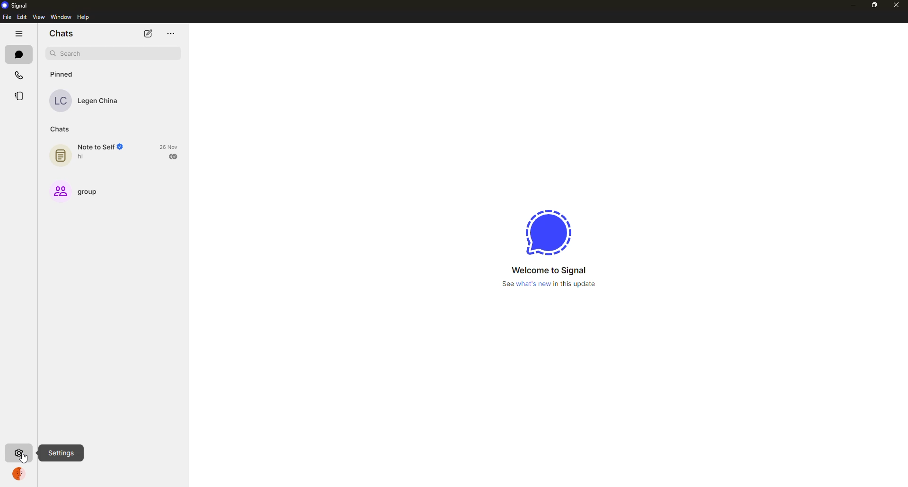 The width and height of the screenshot is (908, 487). What do you see at coordinates (70, 53) in the screenshot?
I see `search` at bounding box center [70, 53].